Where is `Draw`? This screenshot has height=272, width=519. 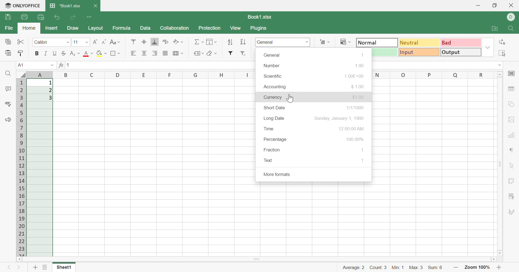 Draw is located at coordinates (73, 28).